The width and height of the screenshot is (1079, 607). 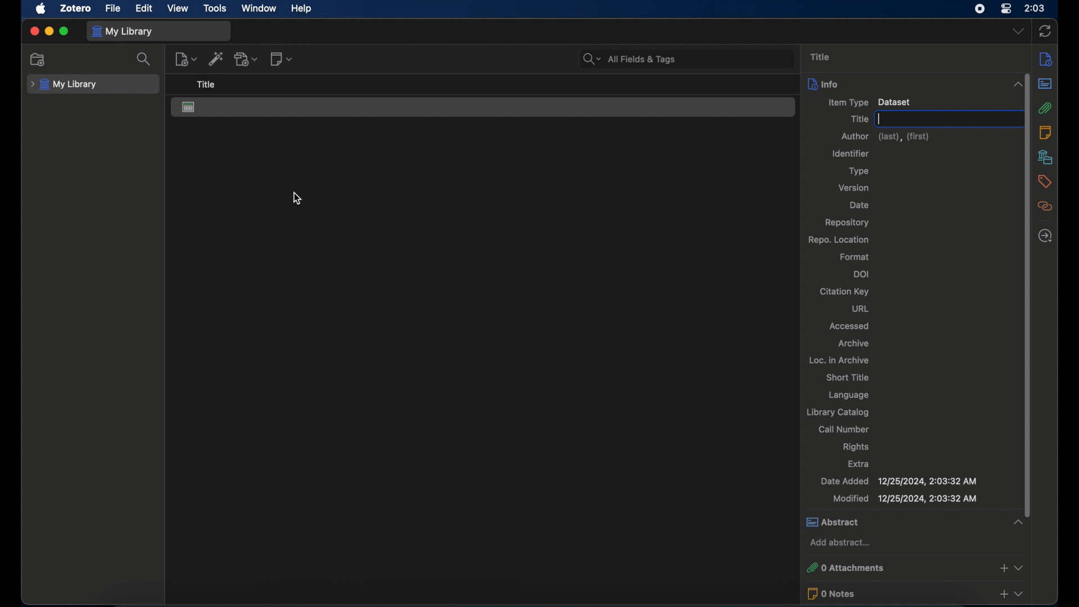 What do you see at coordinates (840, 361) in the screenshot?
I see `loc. in archive` at bounding box center [840, 361].